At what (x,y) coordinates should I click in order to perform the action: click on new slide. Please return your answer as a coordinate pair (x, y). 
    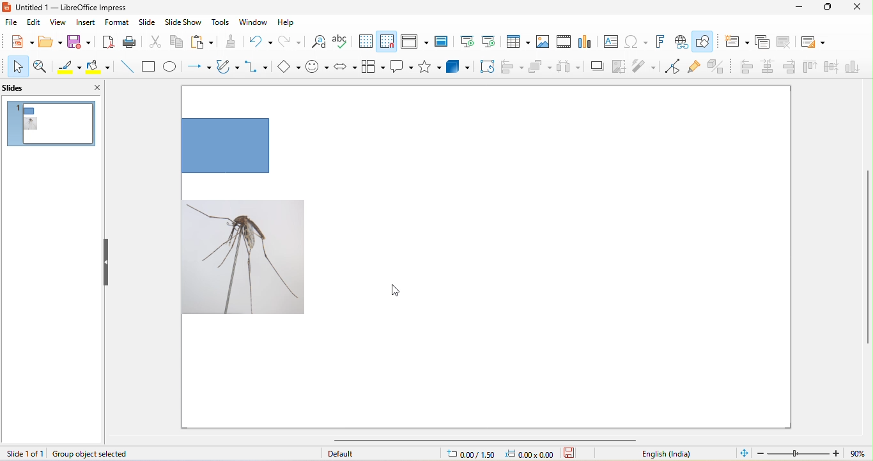
    Looking at the image, I should click on (734, 43).